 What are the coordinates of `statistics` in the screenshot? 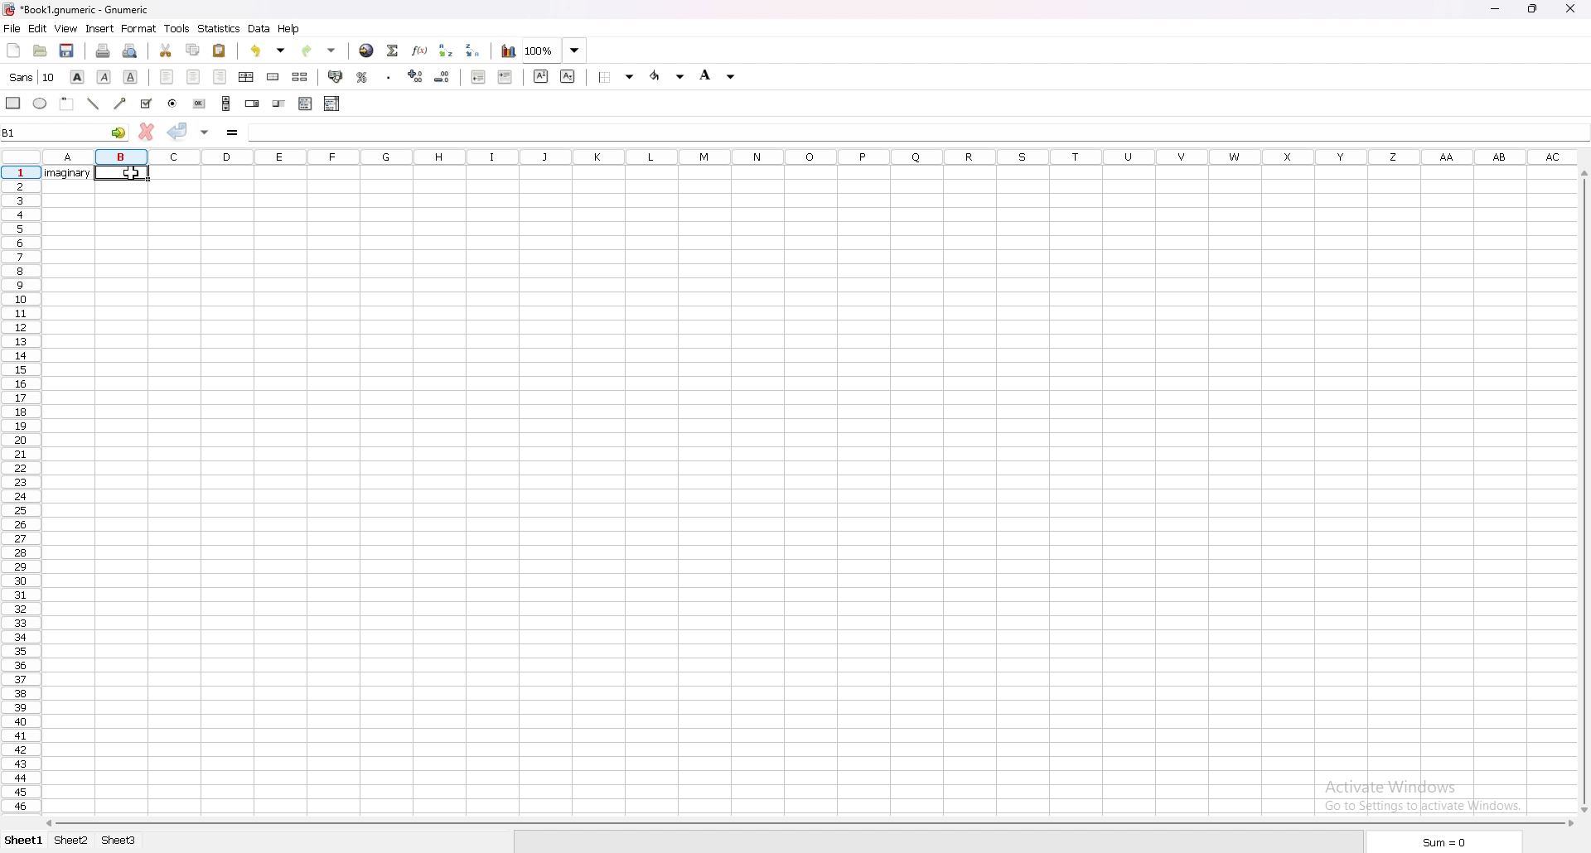 It's located at (220, 27).